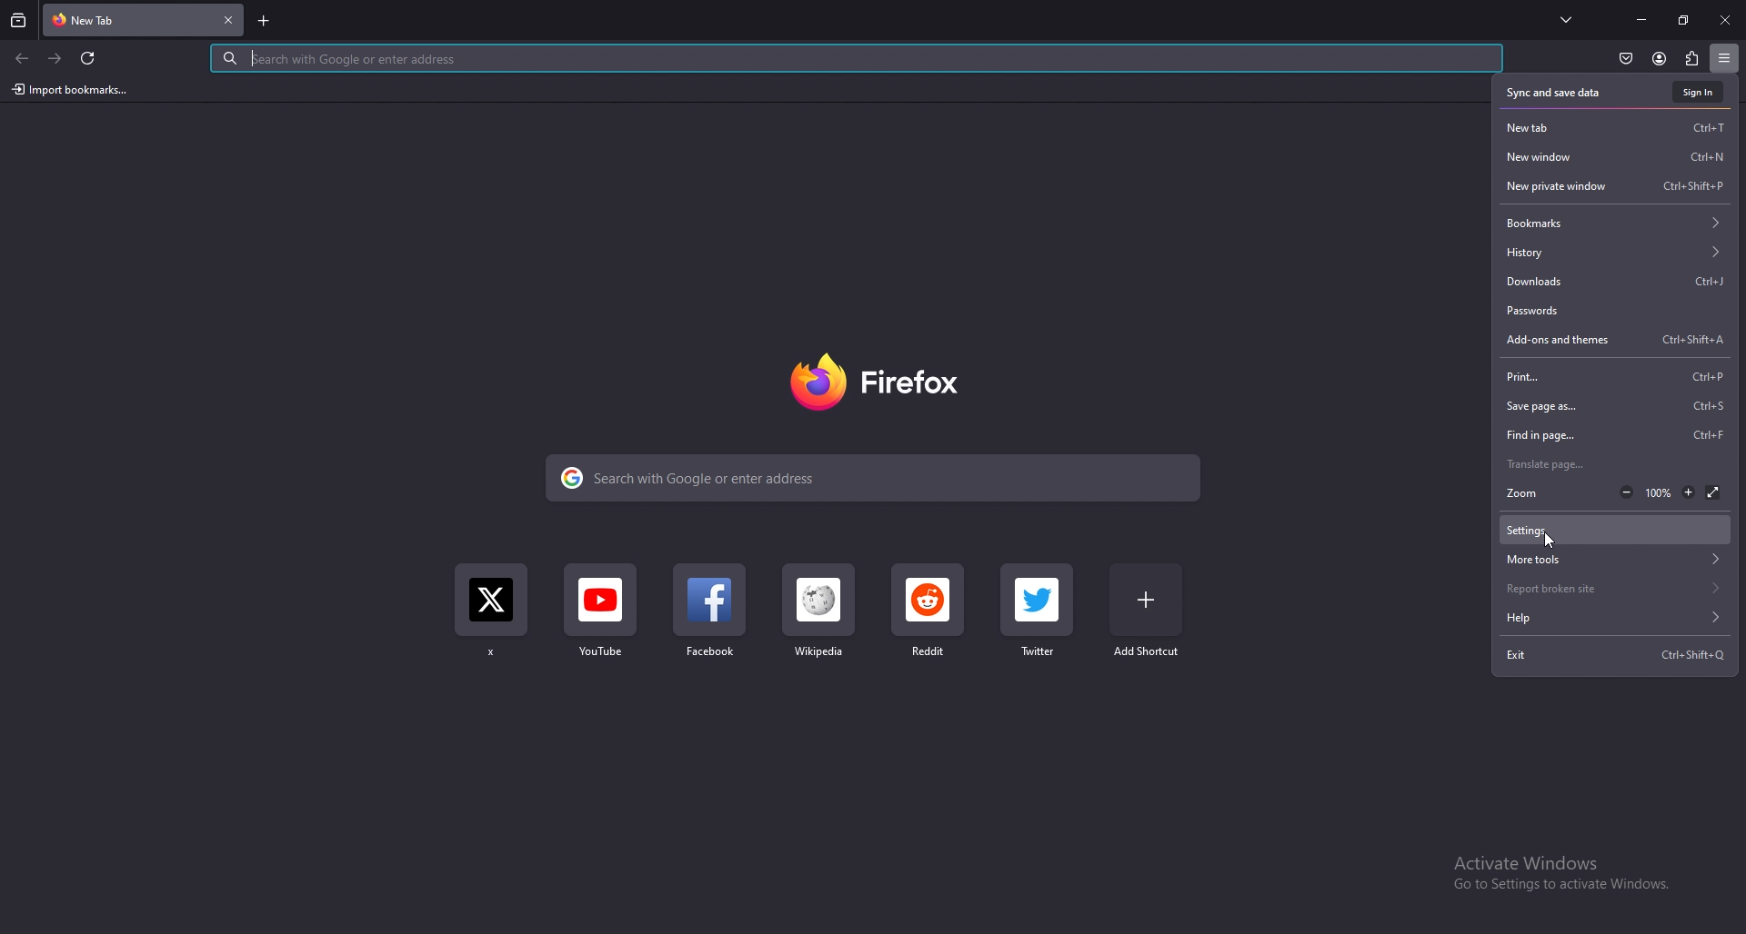 The height and width of the screenshot is (934, 1746). Describe the element at coordinates (1626, 493) in the screenshot. I see `zoom out` at that location.